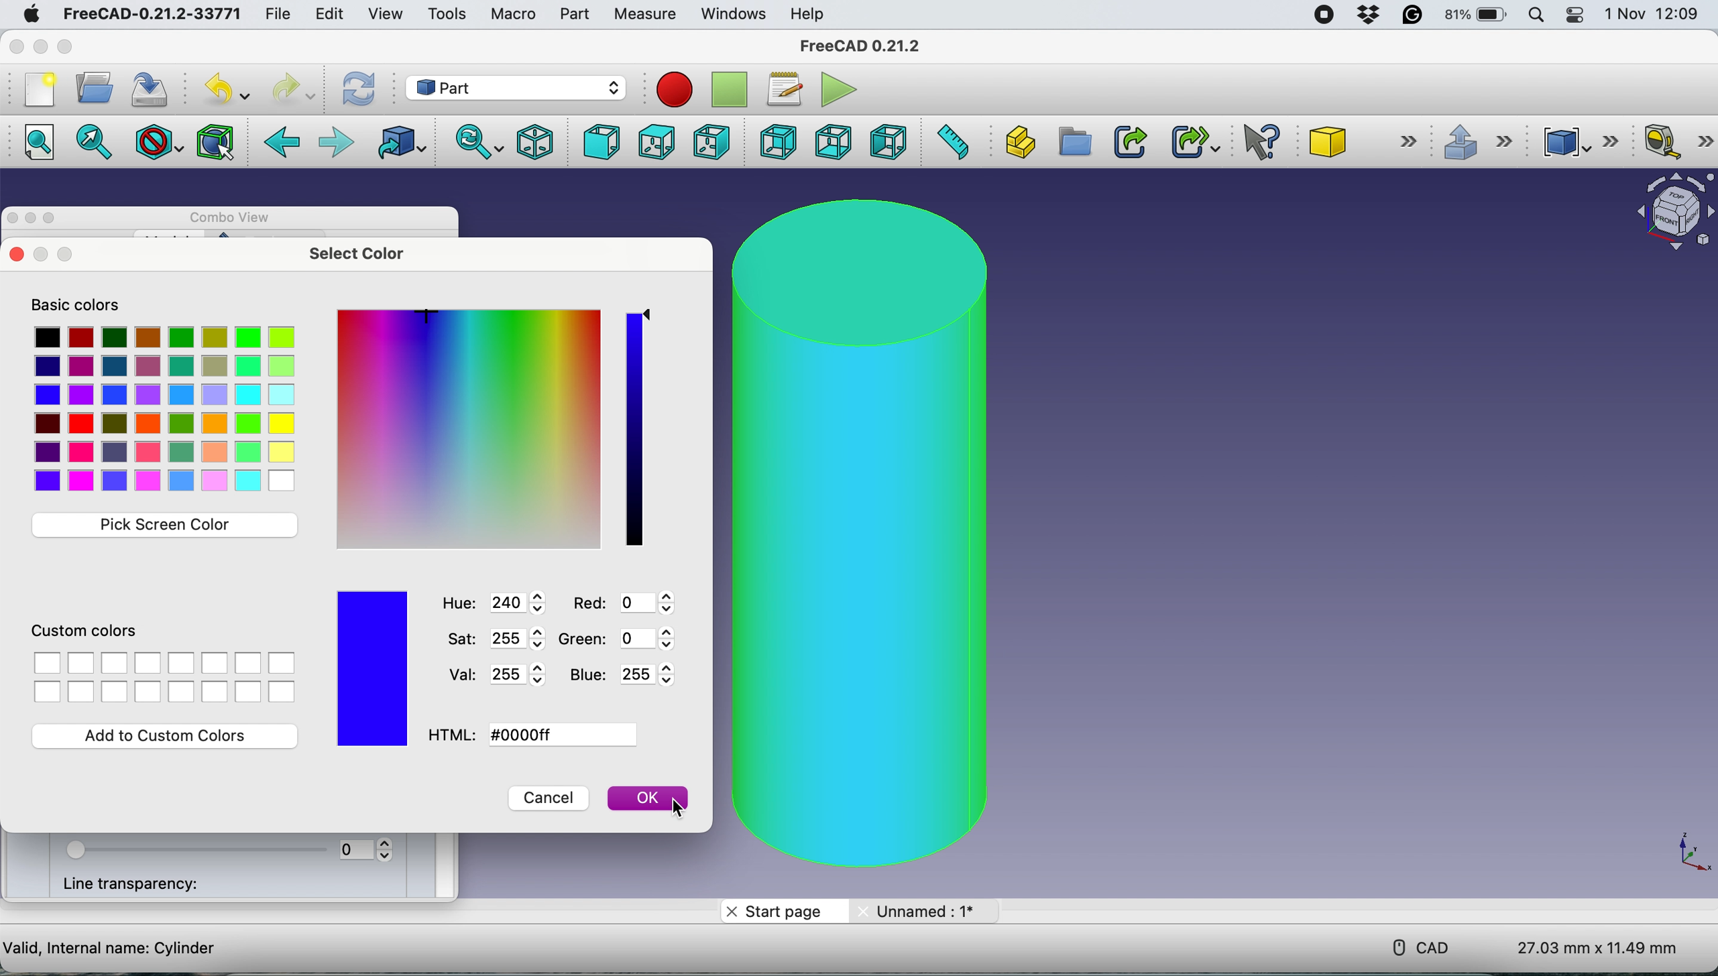  I want to click on right, so click(710, 141).